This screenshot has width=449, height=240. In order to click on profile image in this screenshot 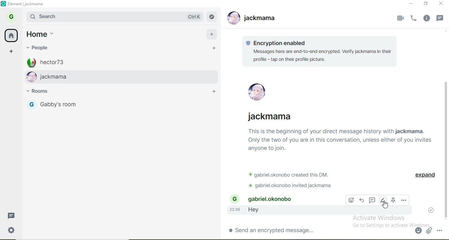, I will do `click(233, 17)`.